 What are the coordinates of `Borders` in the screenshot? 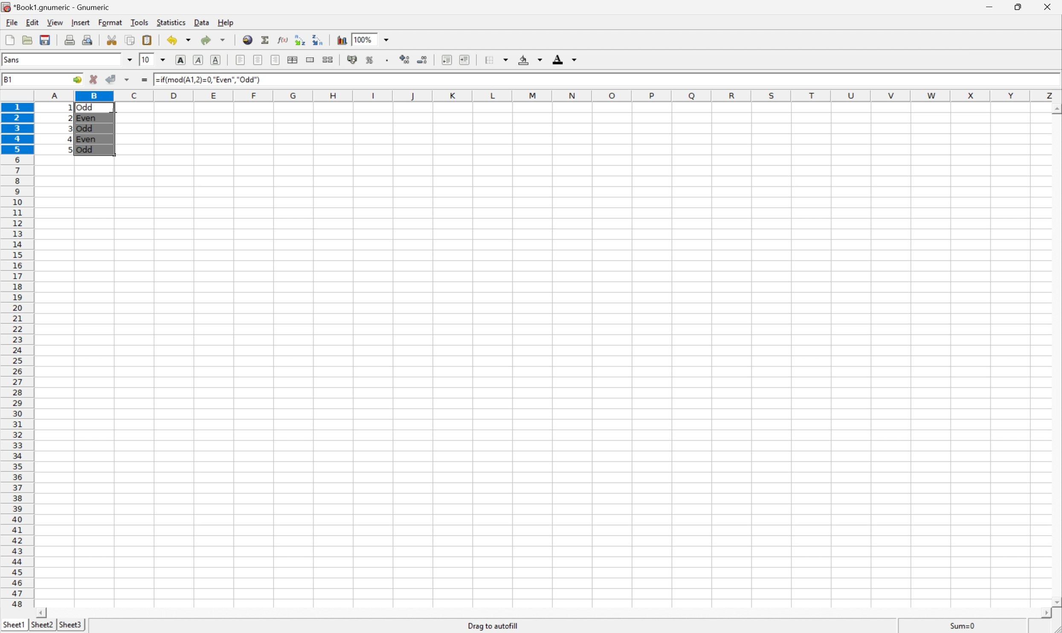 It's located at (495, 59).